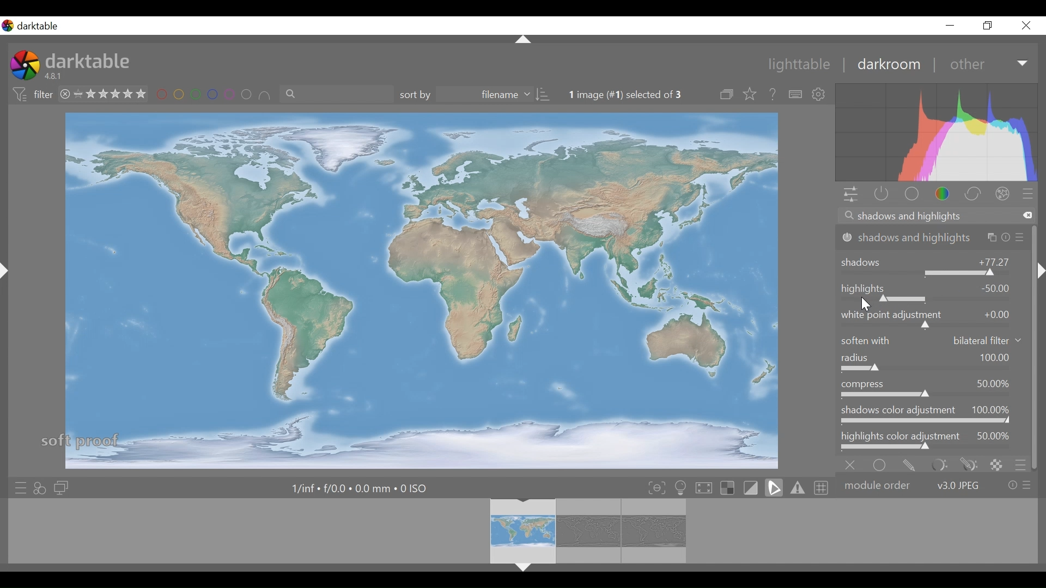  What do you see at coordinates (795, 94) in the screenshot?
I see `define shortcut` at bounding box center [795, 94].